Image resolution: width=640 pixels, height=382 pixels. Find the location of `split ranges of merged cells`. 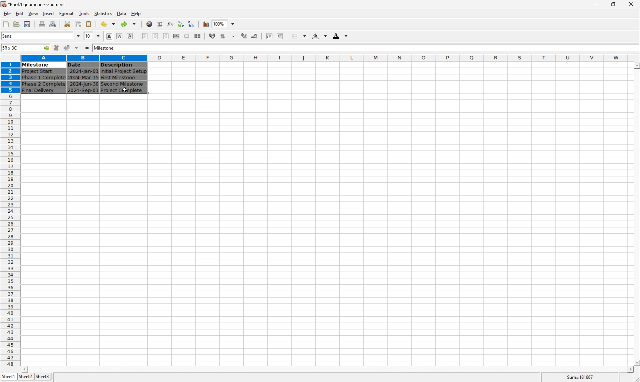

split ranges of merged cells is located at coordinates (198, 36).